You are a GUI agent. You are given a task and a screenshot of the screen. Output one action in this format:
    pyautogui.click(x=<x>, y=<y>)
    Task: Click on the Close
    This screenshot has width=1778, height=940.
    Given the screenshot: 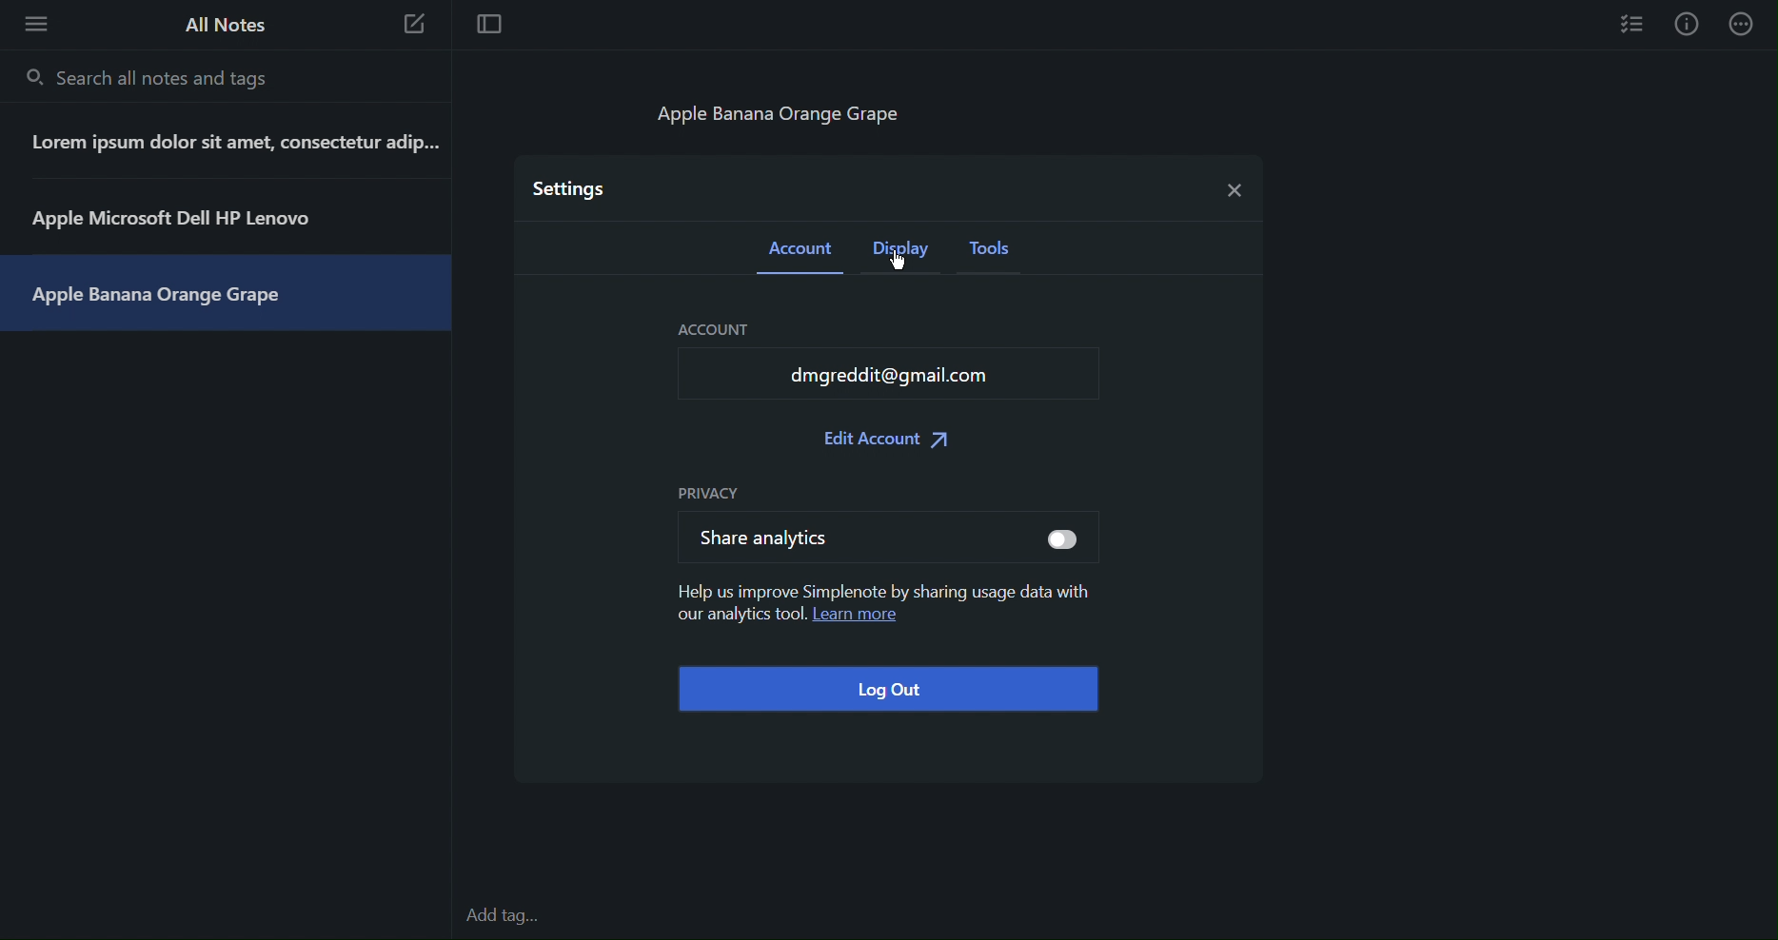 What is the action you would take?
    pyautogui.click(x=1231, y=186)
    